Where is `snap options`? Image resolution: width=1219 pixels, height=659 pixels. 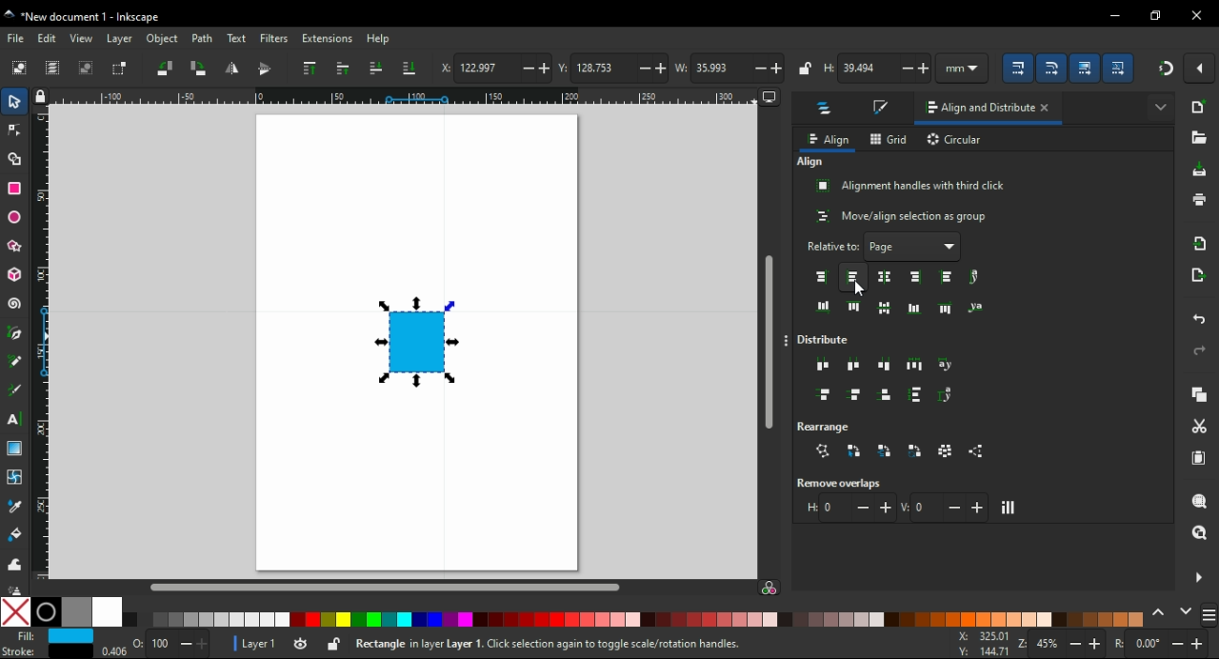 snap options is located at coordinates (1203, 67).